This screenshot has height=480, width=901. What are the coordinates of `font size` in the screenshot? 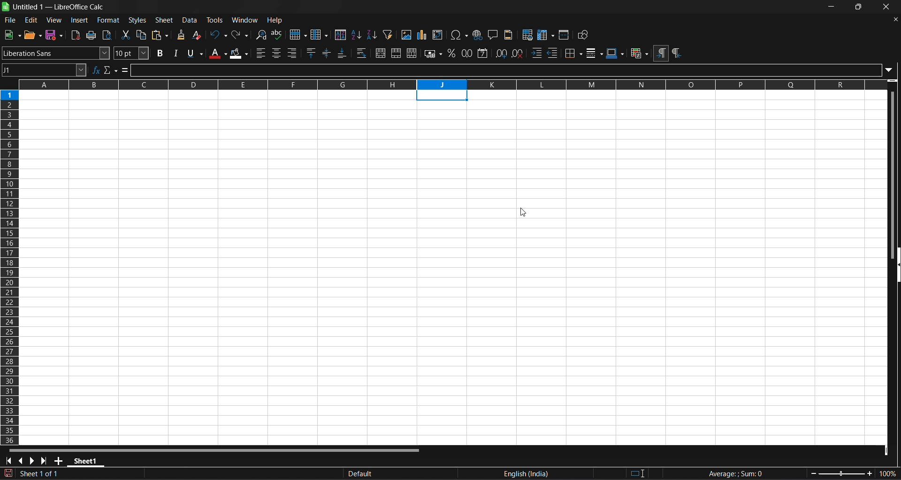 It's located at (130, 53).